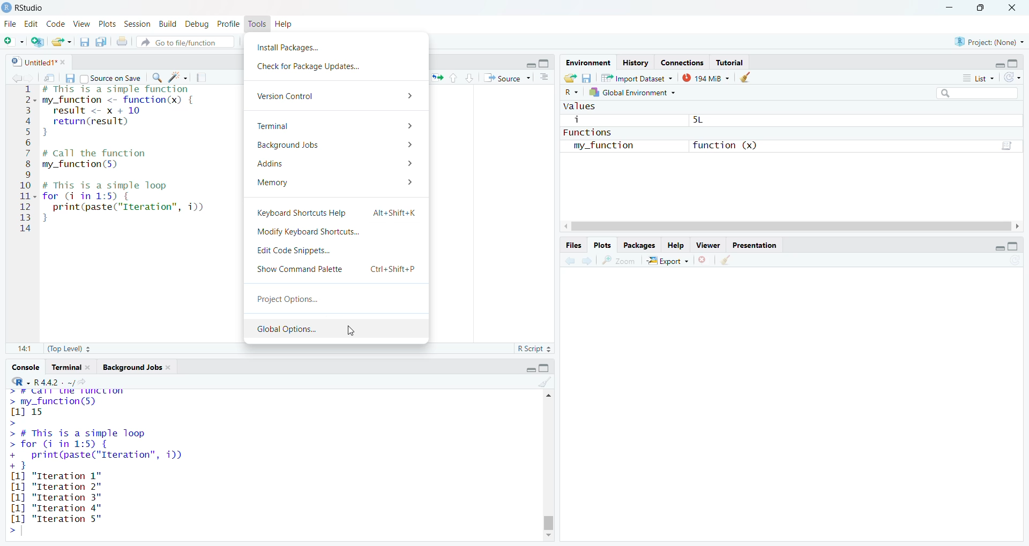 The width and height of the screenshot is (1029, 546). What do you see at coordinates (704, 260) in the screenshot?
I see `remove the current plot` at bounding box center [704, 260].